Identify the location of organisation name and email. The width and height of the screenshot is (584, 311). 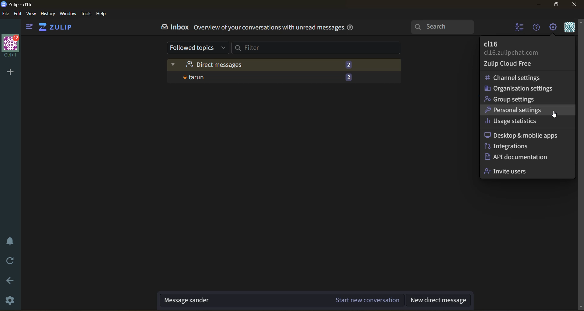
(518, 48).